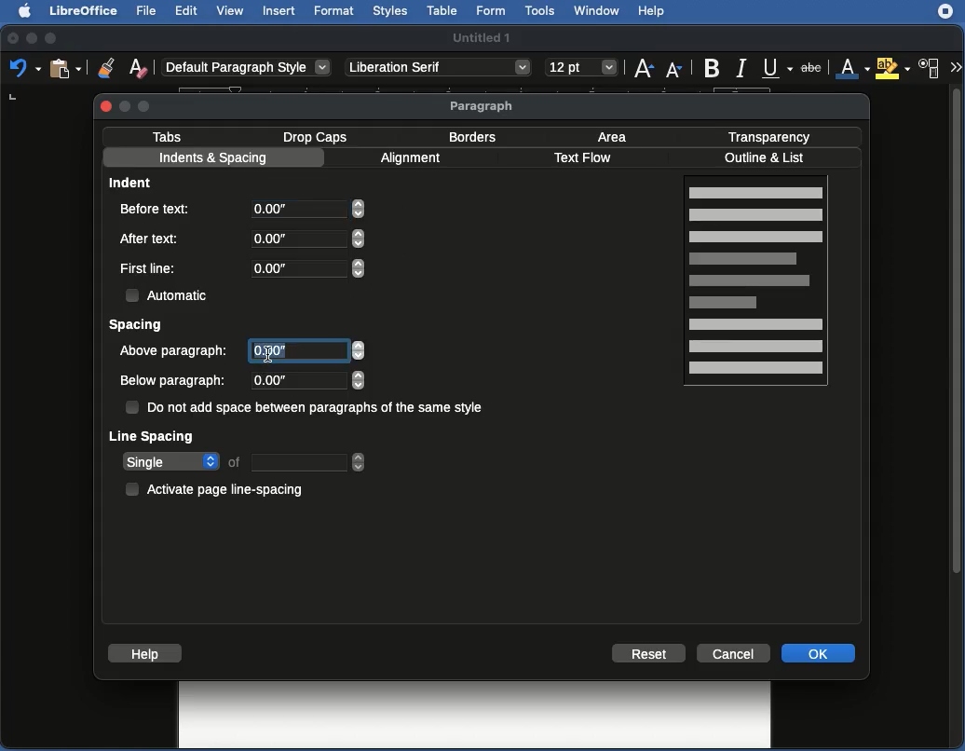 Image resolution: width=965 pixels, height=751 pixels. Describe the element at coordinates (139, 67) in the screenshot. I see `Clear ` at that location.